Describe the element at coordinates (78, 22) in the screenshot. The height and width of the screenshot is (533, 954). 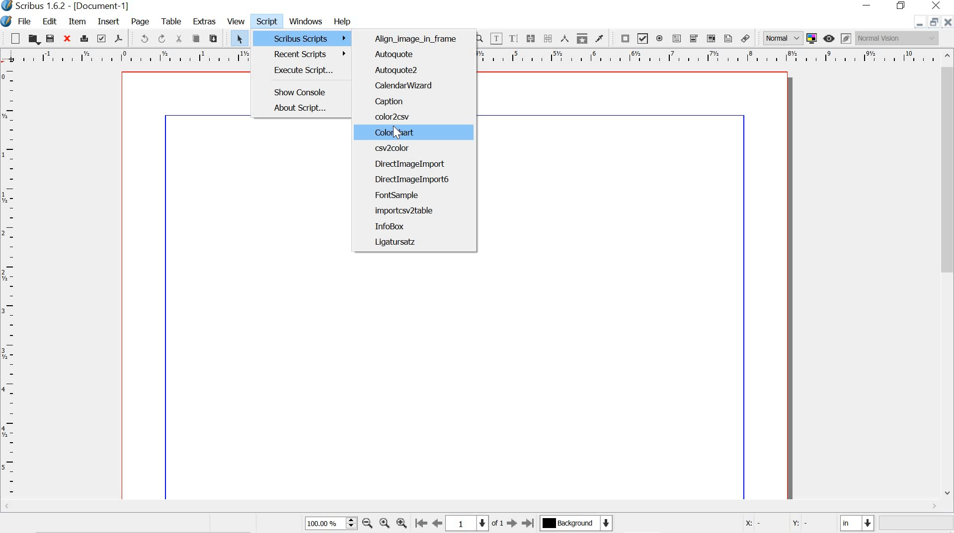
I see `item` at that location.